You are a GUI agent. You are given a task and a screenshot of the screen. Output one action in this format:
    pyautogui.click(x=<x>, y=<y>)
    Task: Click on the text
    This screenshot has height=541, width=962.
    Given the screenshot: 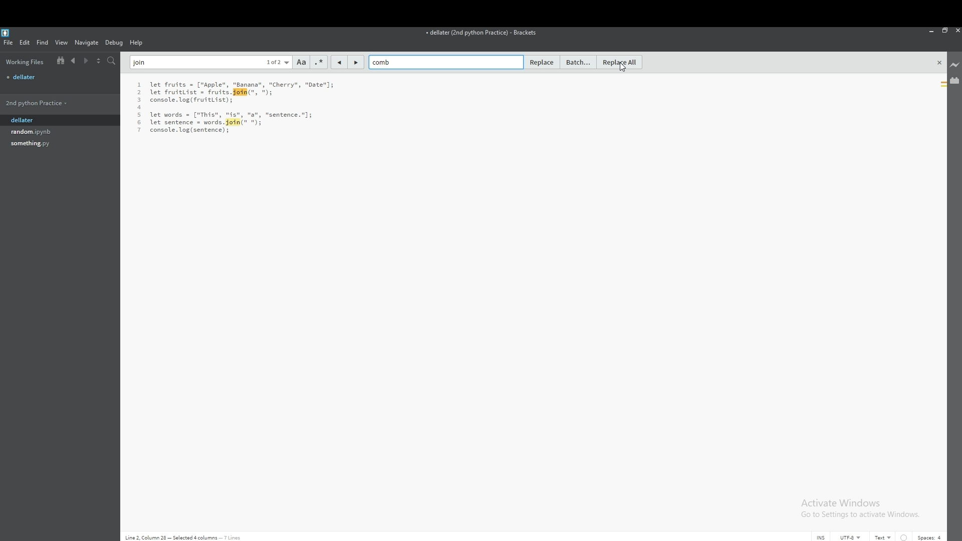 What is the action you would take?
    pyautogui.click(x=236, y=108)
    